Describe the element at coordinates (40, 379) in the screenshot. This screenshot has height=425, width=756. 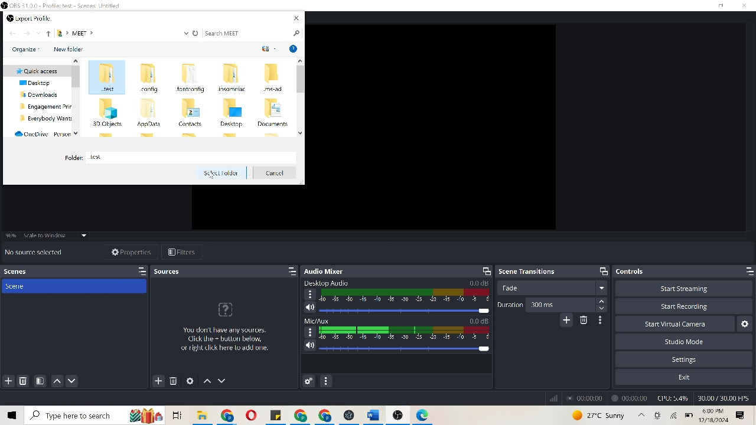
I see `open scene filters` at that location.